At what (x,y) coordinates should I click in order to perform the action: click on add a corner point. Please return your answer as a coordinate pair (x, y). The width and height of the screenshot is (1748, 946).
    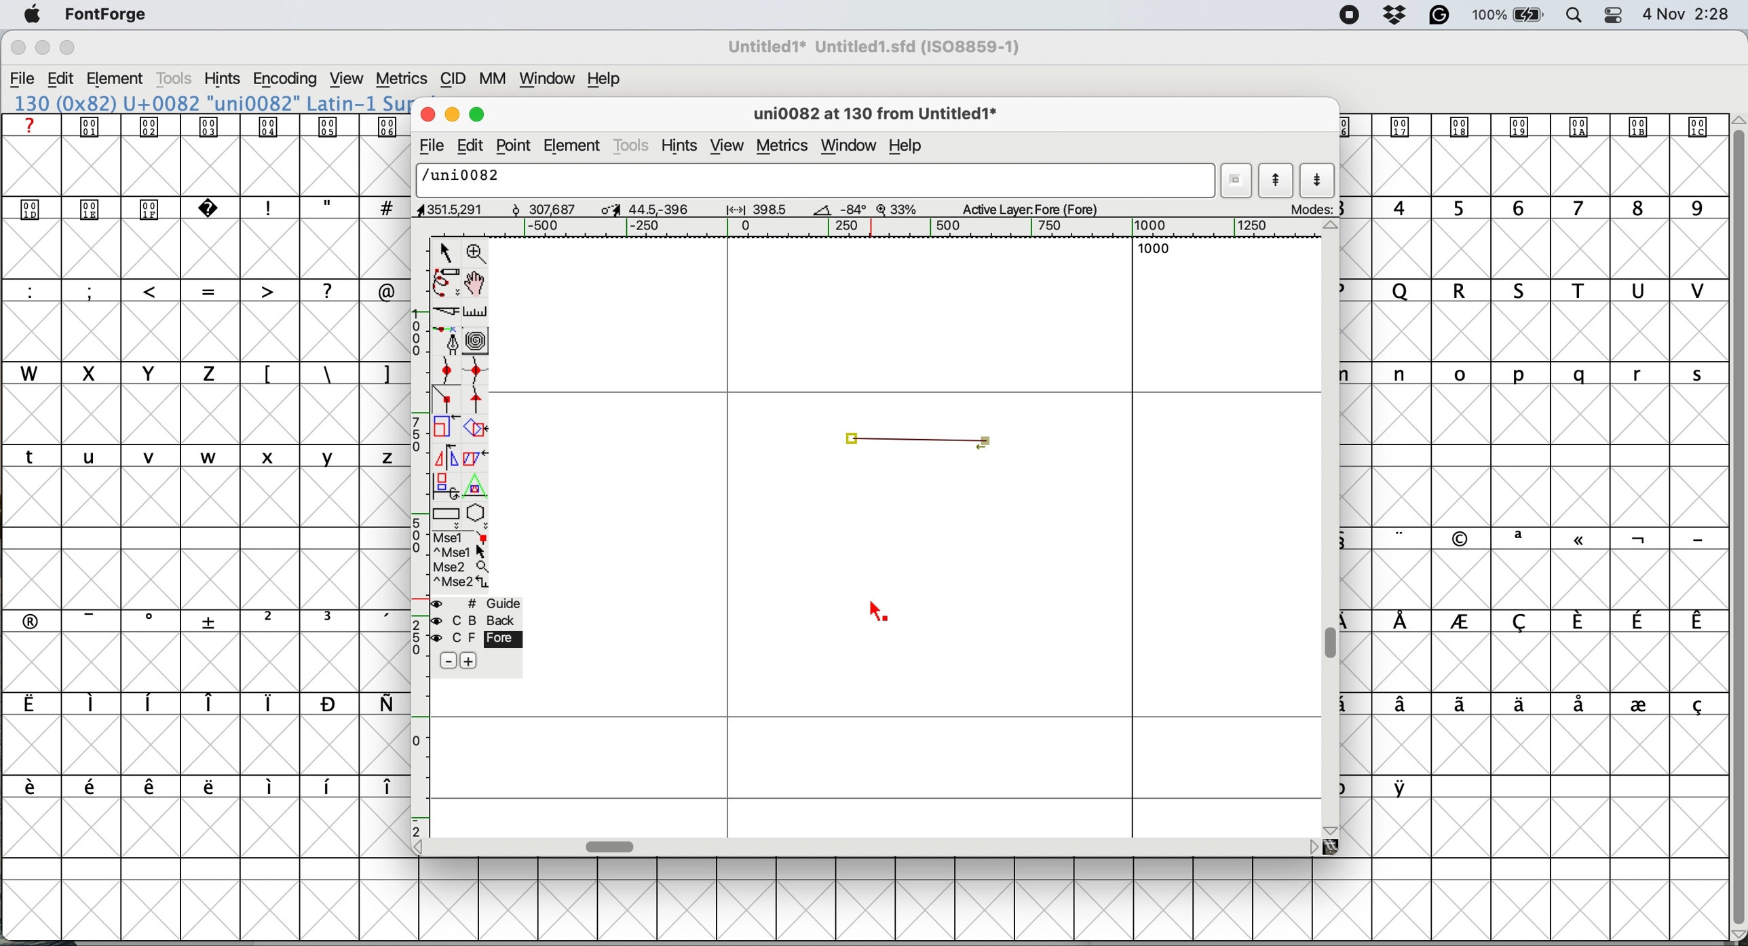
    Looking at the image, I should click on (446, 401).